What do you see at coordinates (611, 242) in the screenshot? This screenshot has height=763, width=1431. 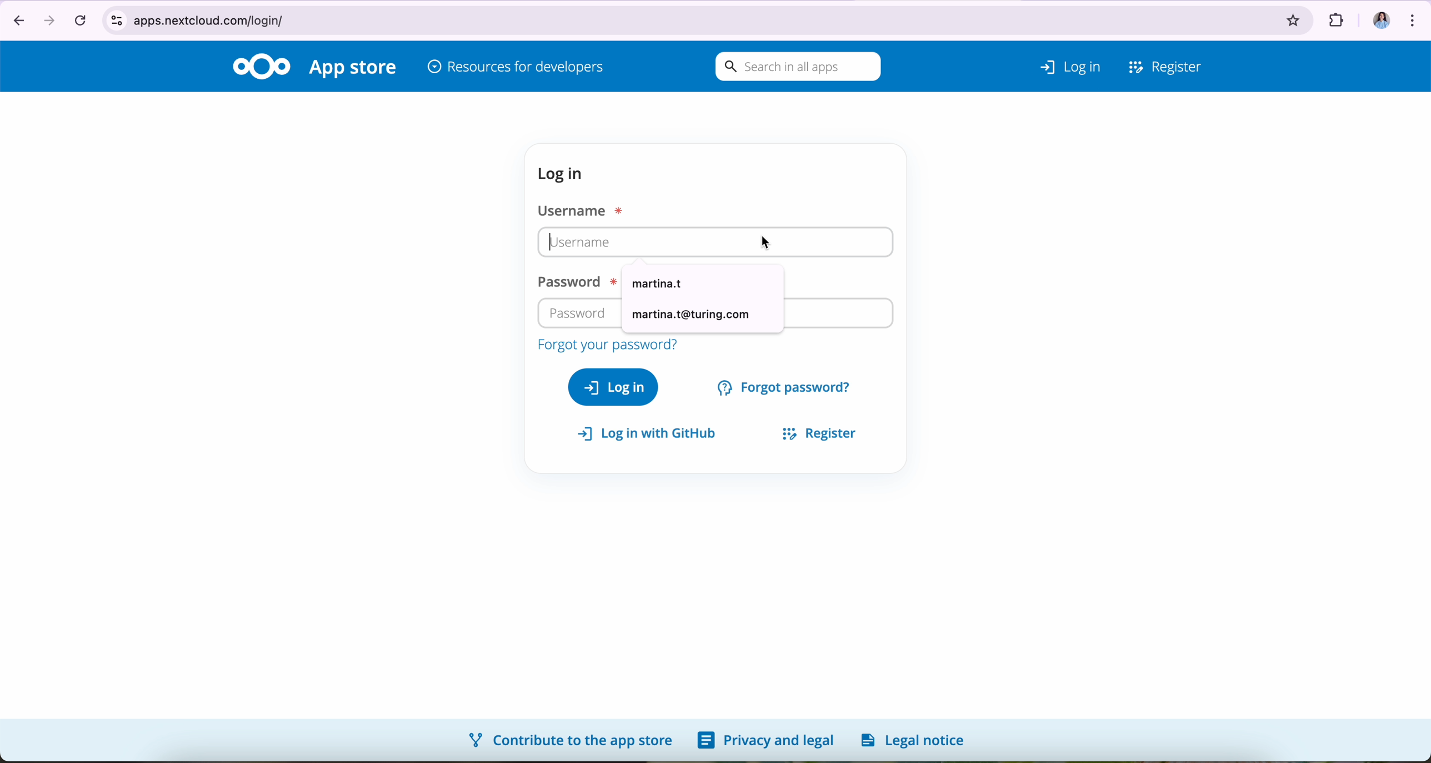 I see `username` at bounding box center [611, 242].